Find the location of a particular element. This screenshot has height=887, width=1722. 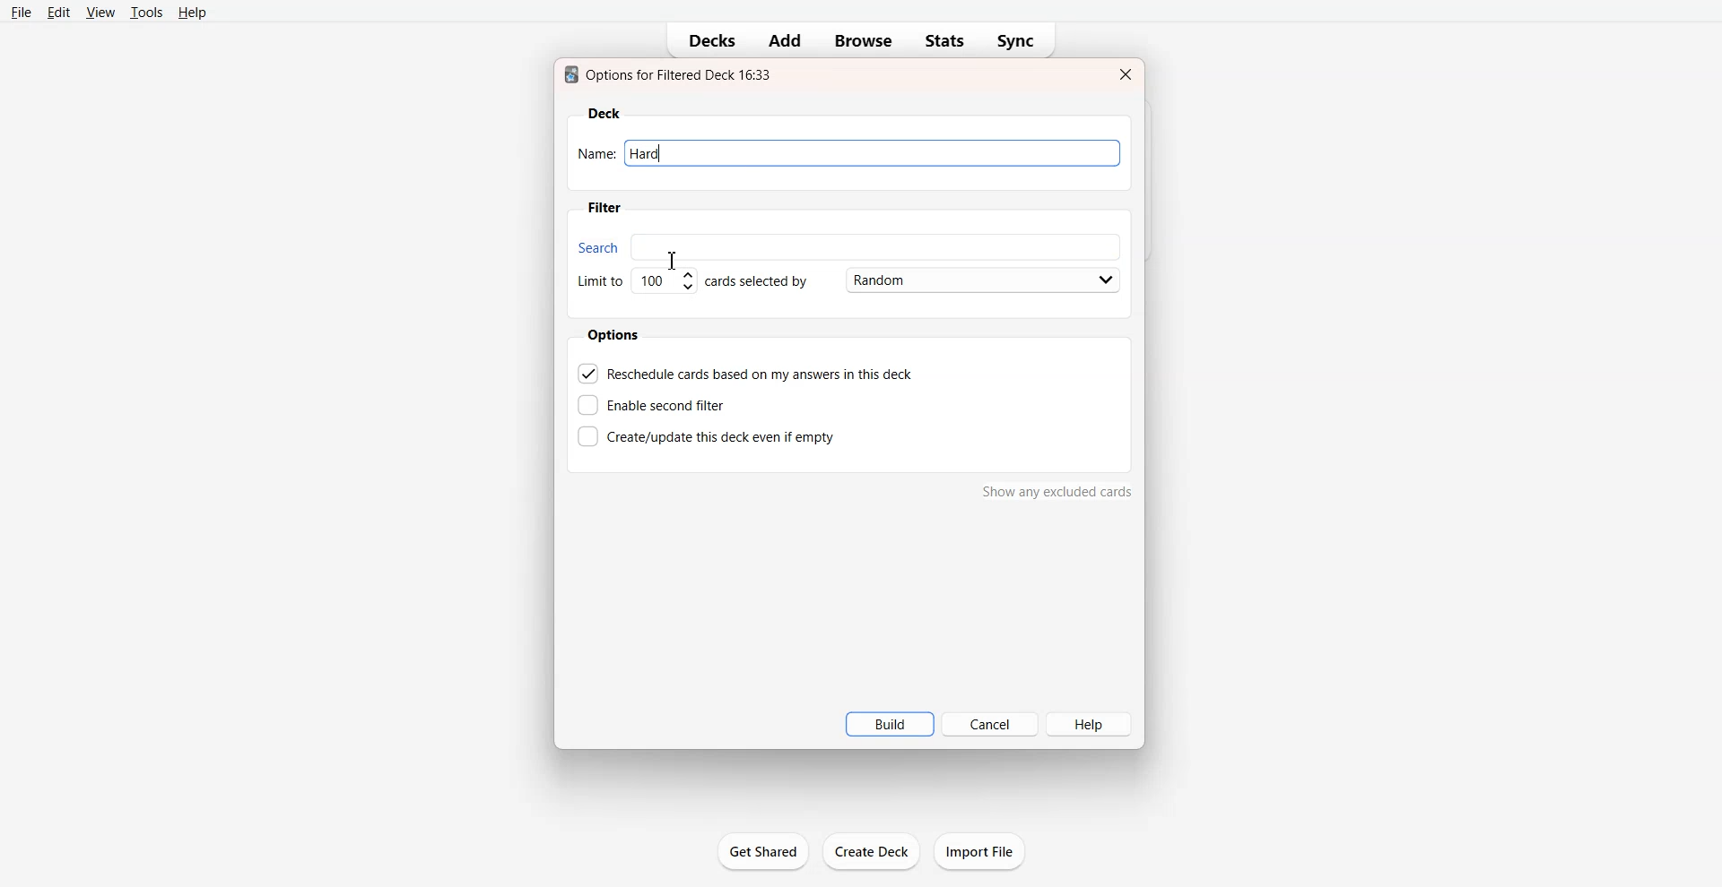

Help is located at coordinates (194, 13).